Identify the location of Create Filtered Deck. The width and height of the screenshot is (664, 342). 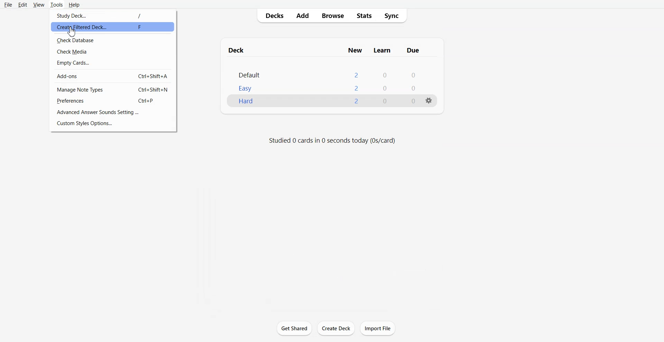
(111, 28).